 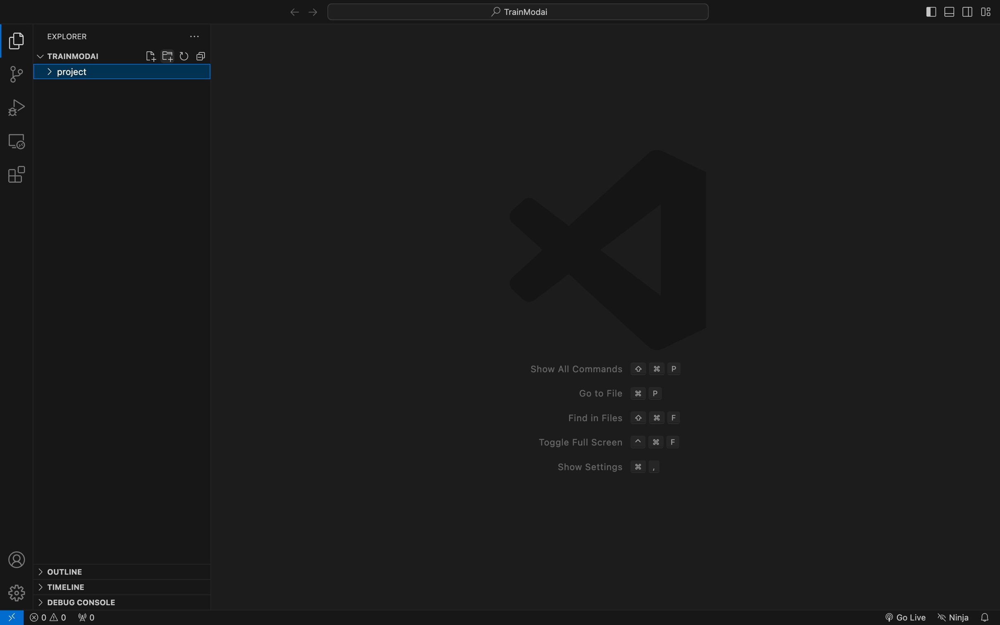 What do you see at coordinates (601, 367) in the screenshot?
I see `Show all commands` at bounding box center [601, 367].